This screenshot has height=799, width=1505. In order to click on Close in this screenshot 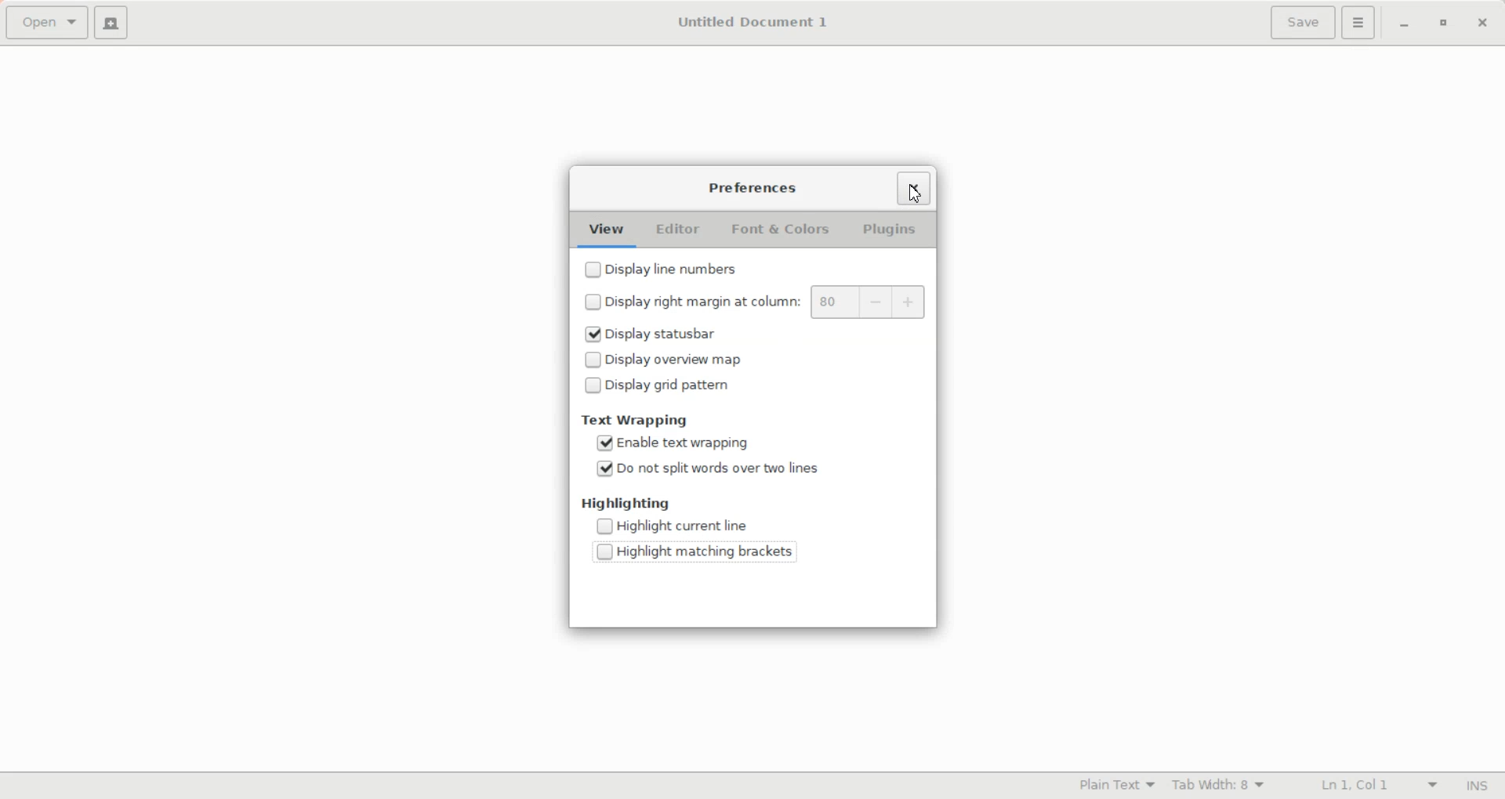, I will do `click(914, 186)`.